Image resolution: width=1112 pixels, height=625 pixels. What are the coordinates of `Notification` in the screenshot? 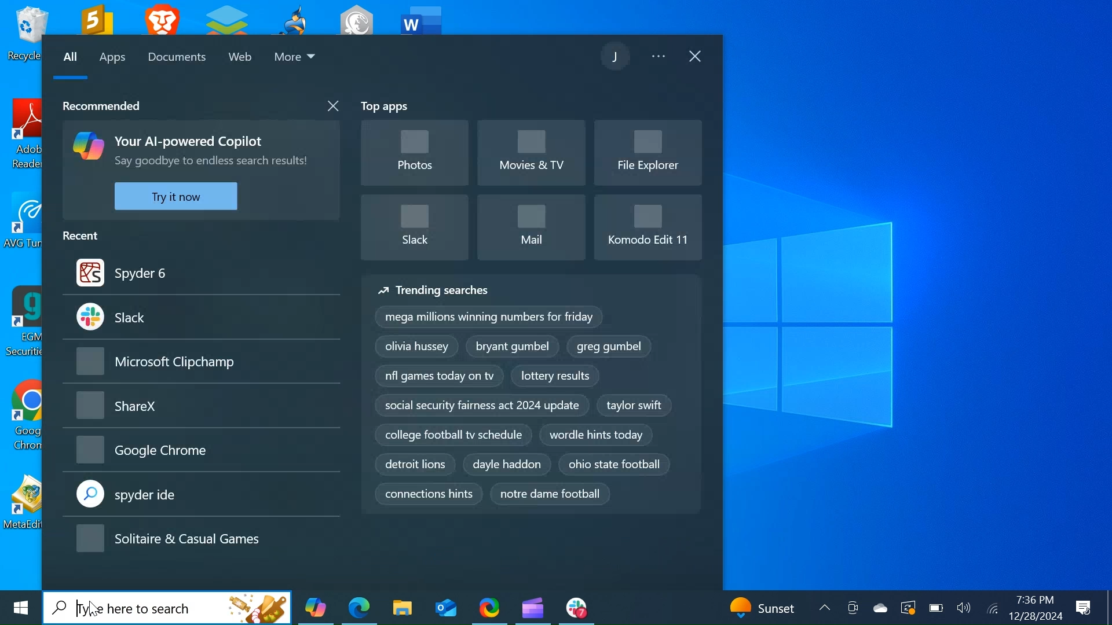 It's located at (1084, 607).